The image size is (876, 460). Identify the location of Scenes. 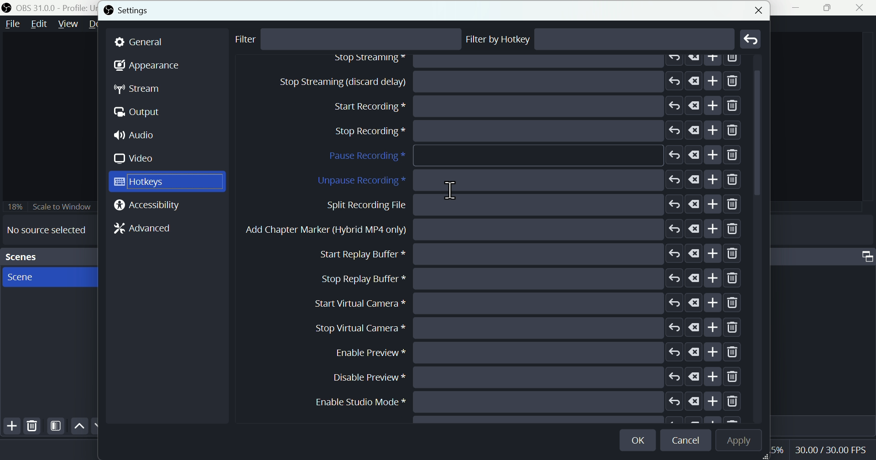
(47, 257).